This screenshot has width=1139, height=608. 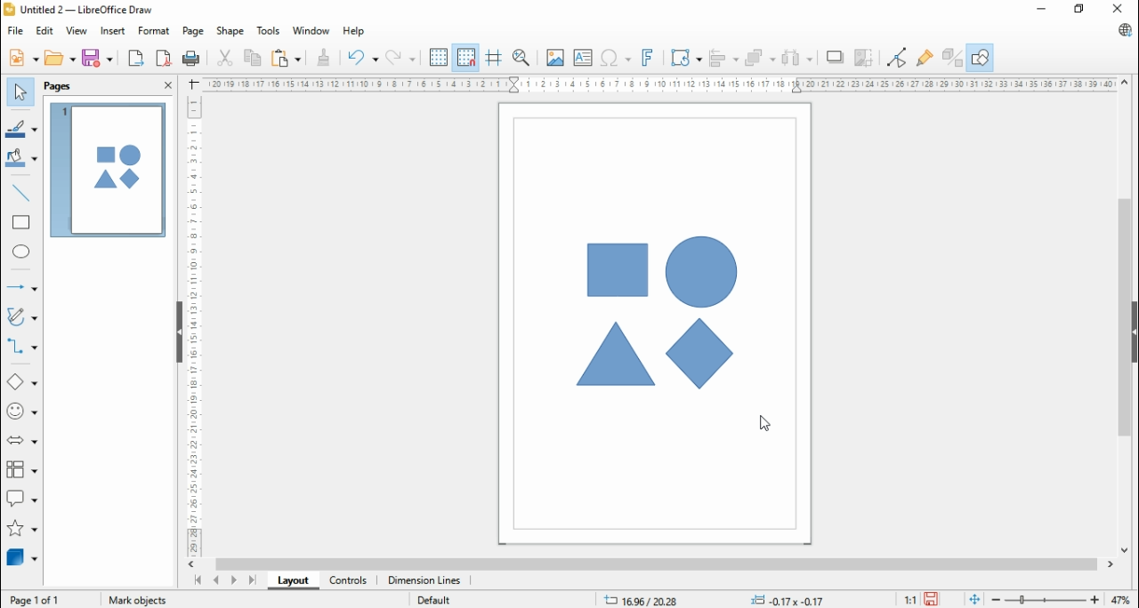 I want to click on flowchart, so click(x=21, y=469).